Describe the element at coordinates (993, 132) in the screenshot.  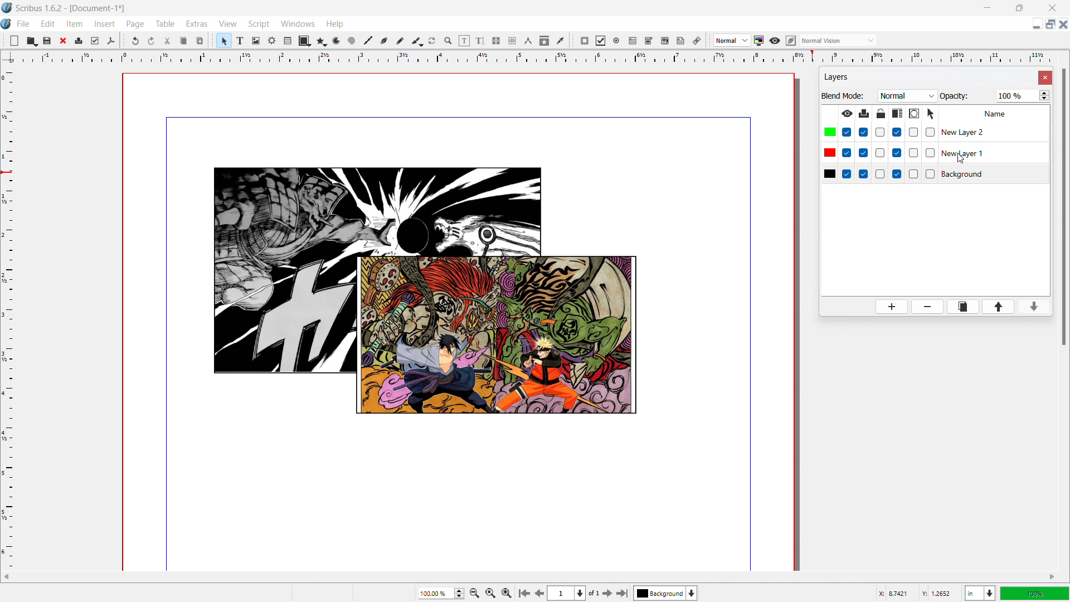
I see `layer 2` at that location.